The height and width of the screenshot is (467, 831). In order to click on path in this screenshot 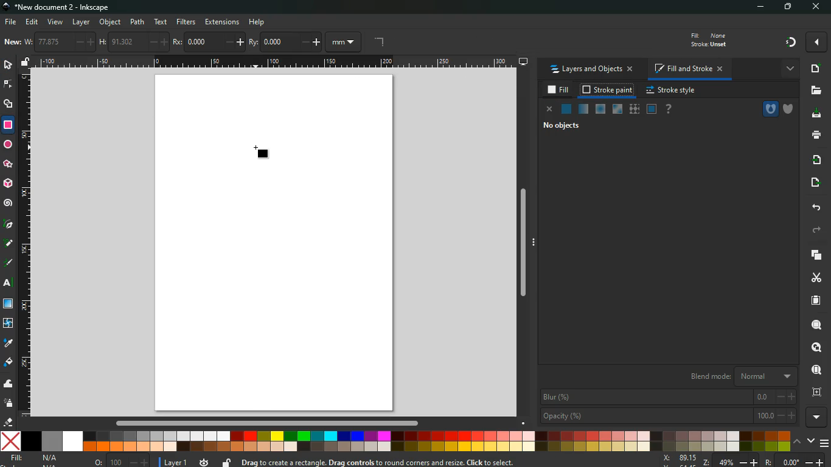, I will do `click(139, 21)`.